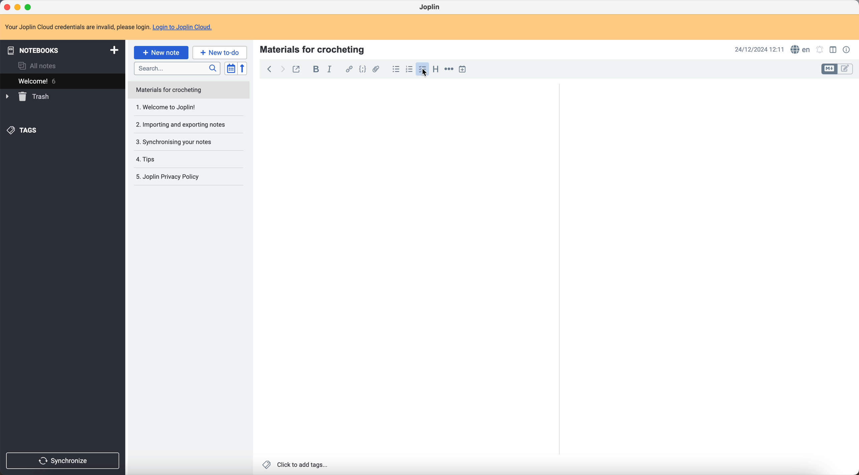 The height and width of the screenshot is (475, 859). I want to click on bold, so click(314, 69).